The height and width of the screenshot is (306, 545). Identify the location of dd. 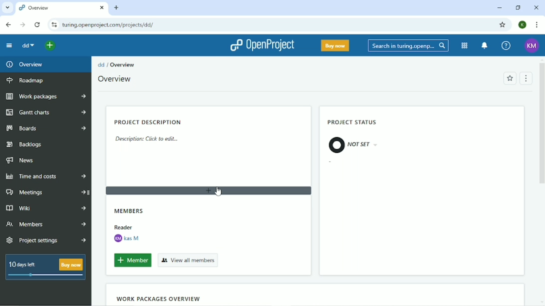
(101, 65).